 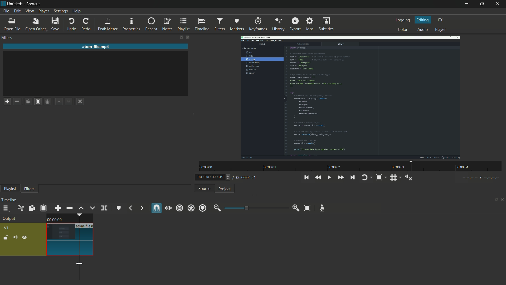 What do you see at coordinates (130, 208) in the screenshot?
I see `previous marker` at bounding box center [130, 208].